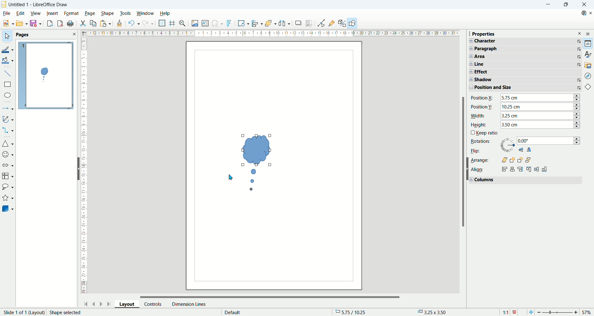 This screenshot has height=316, width=594. I want to click on previous page, so click(94, 303).